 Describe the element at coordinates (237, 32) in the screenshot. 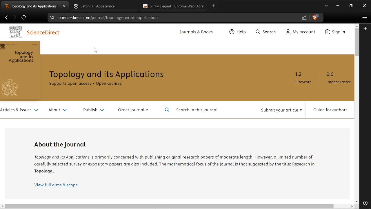

I see `Help` at that location.